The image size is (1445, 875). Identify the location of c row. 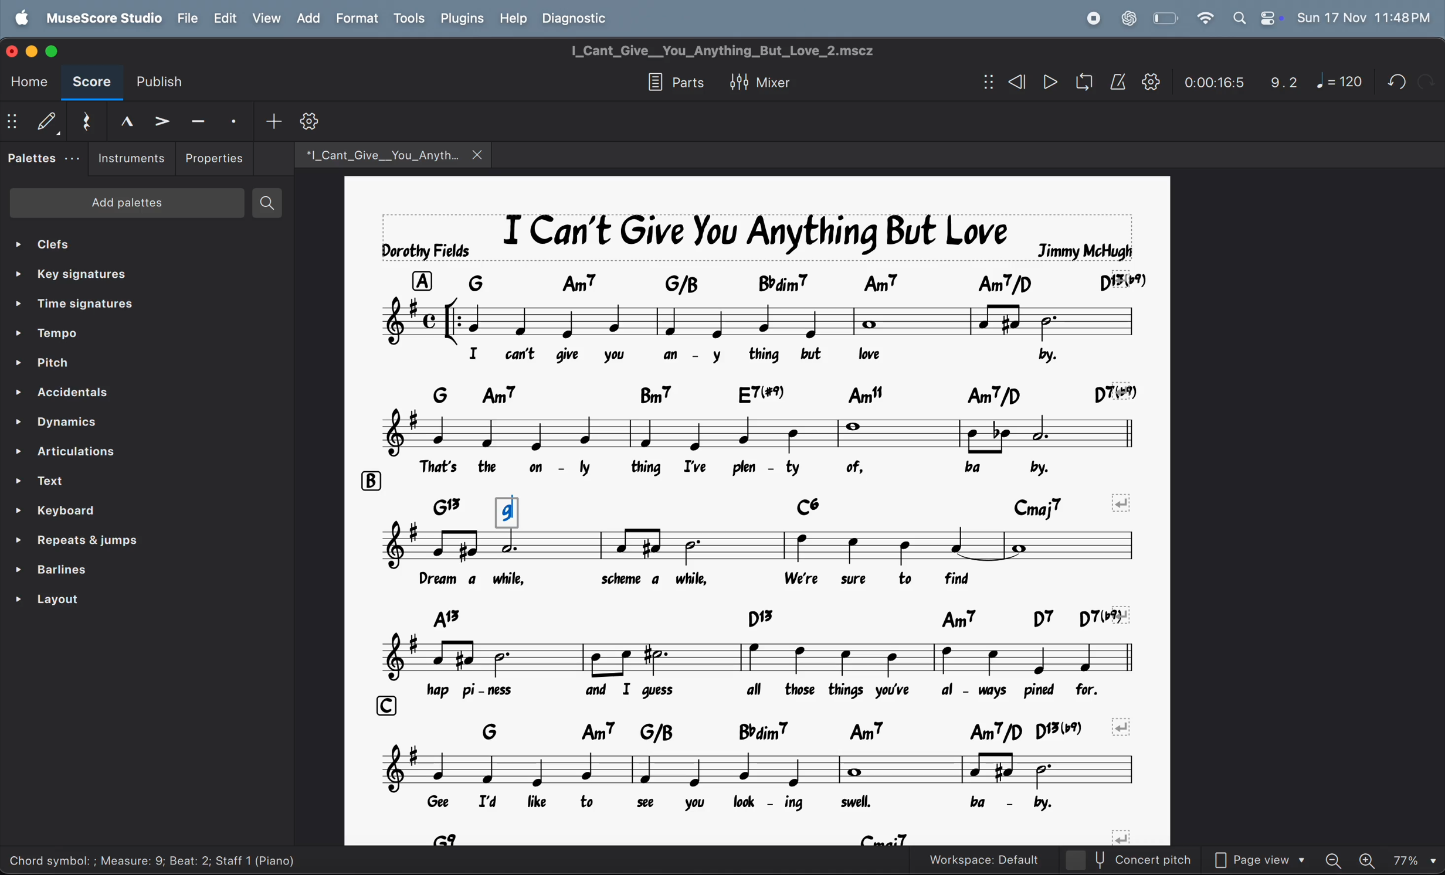
(383, 704).